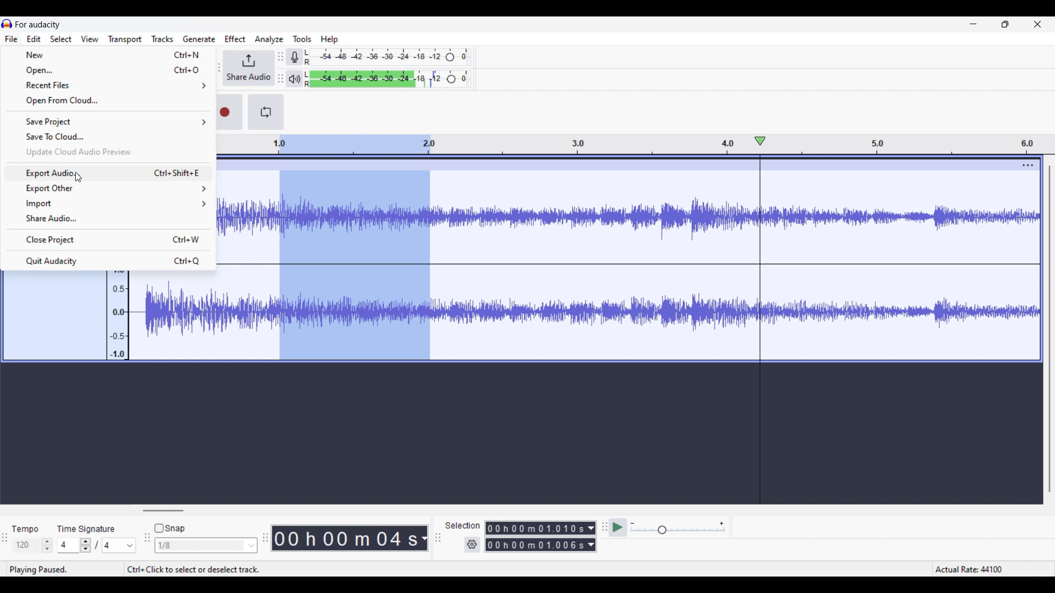 The width and height of the screenshot is (1055, 593). What do you see at coordinates (61, 39) in the screenshot?
I see `Select menu` at bounding box center [61, 39].